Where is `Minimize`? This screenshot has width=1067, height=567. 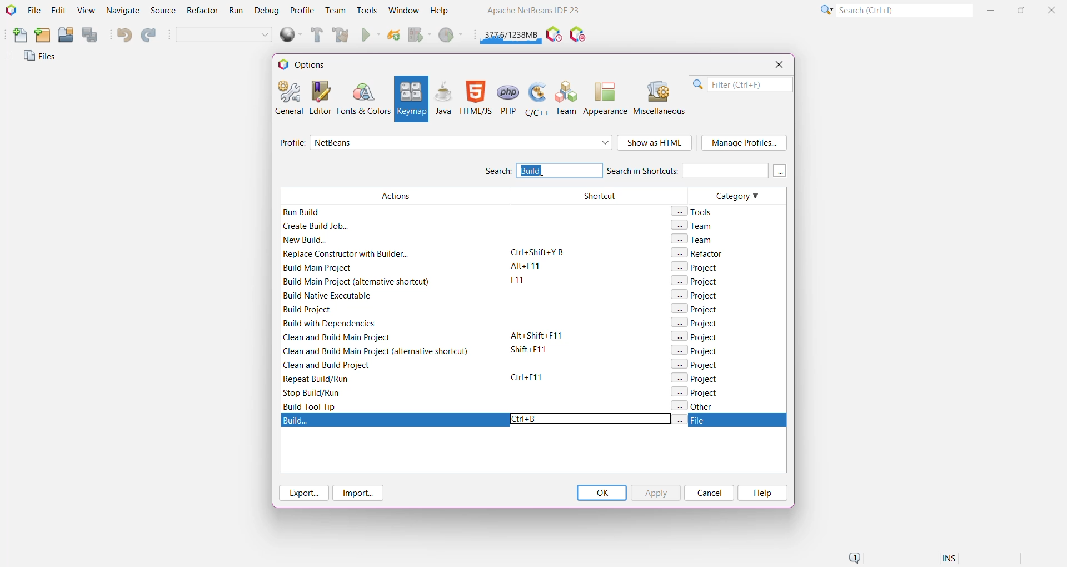
Minimize is located at coordinates (992, 10).